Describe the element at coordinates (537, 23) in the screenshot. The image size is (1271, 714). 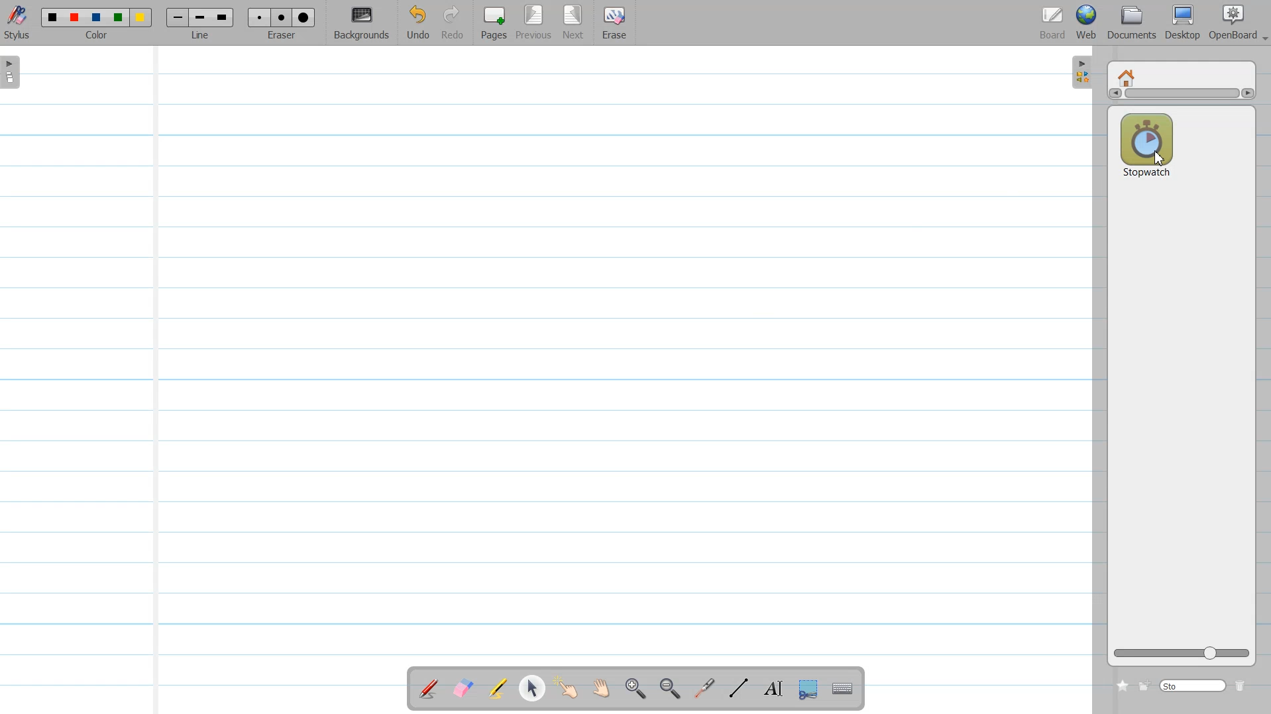
I see `Previous` at that location.